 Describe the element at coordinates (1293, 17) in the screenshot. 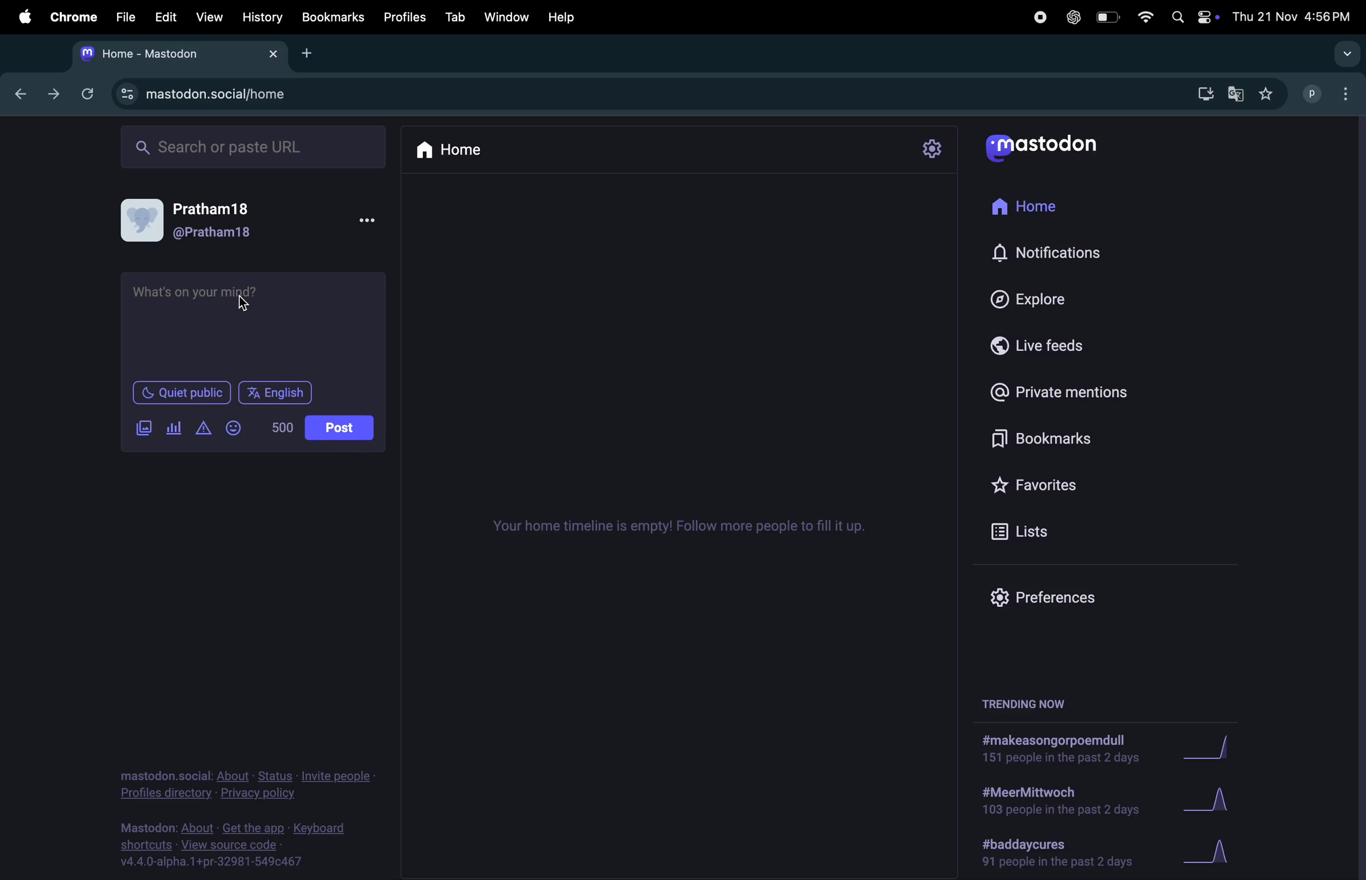

I see `date and time` at that location.